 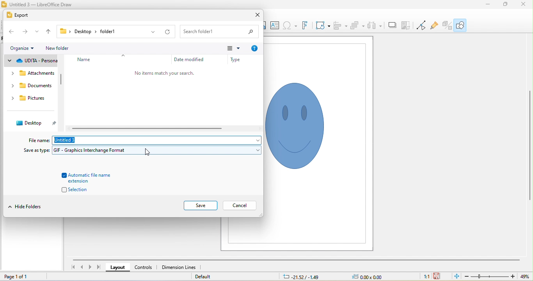 I want to click on align objects, so click(x=340, y=26).